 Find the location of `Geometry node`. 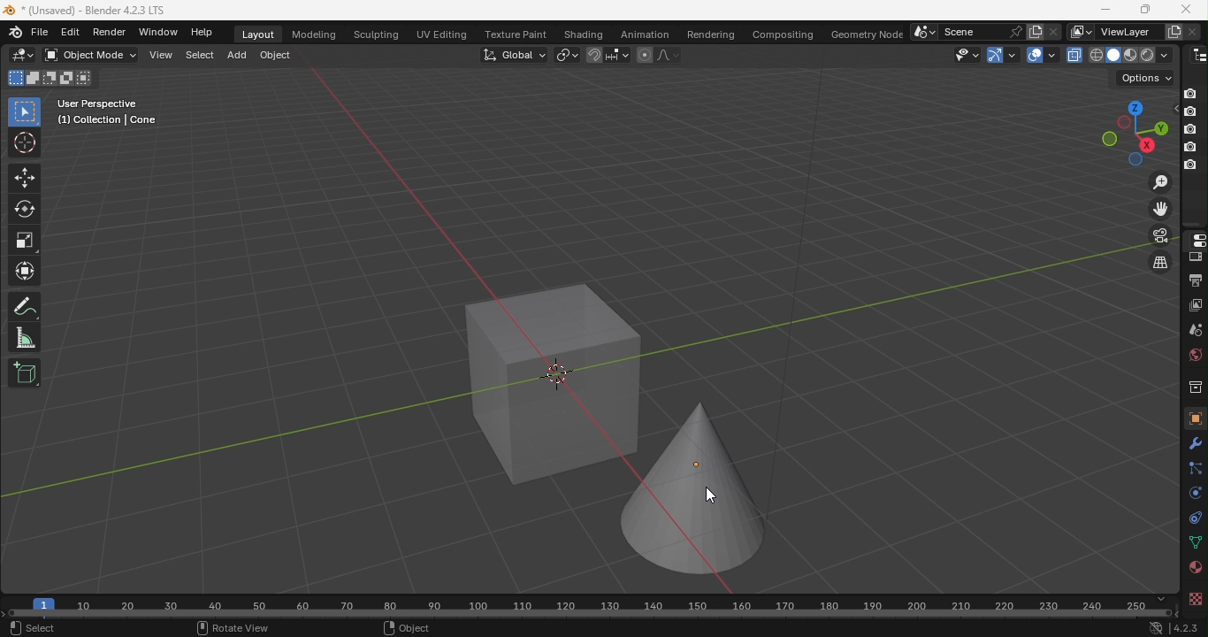

Geometry node is located at coordinates (868, 32).